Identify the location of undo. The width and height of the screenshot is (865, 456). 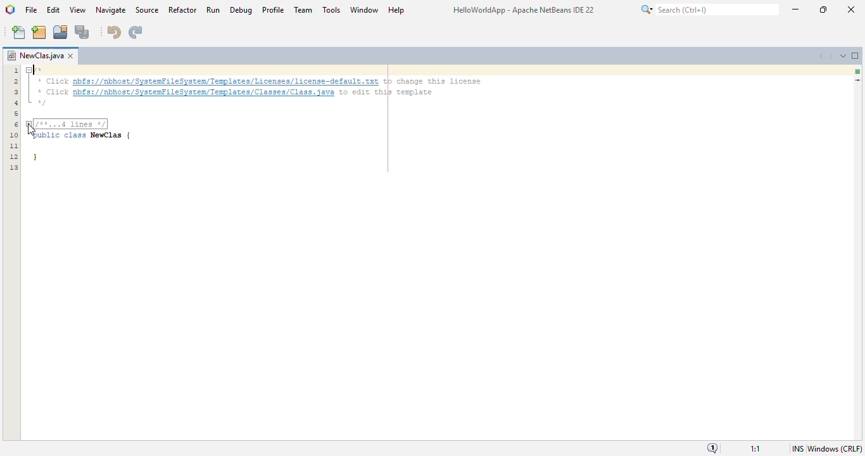
(114, 32).